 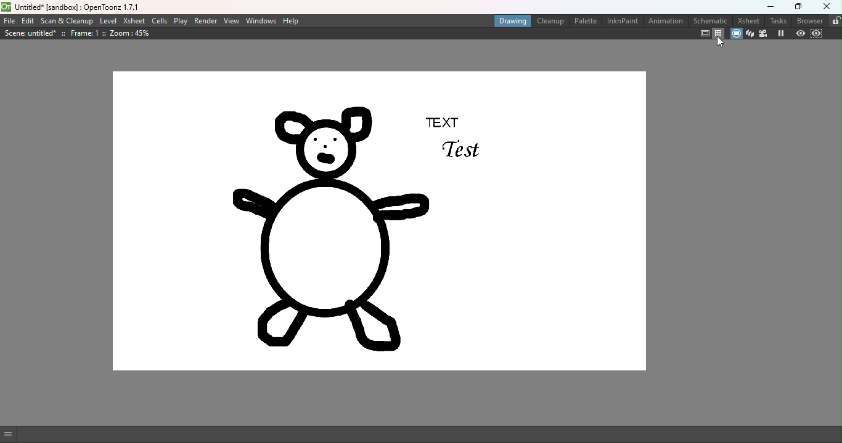 What do you see at coordinates (766, 7) in the screenshot?
I see `Minimize` at bounding box center [766, 7].